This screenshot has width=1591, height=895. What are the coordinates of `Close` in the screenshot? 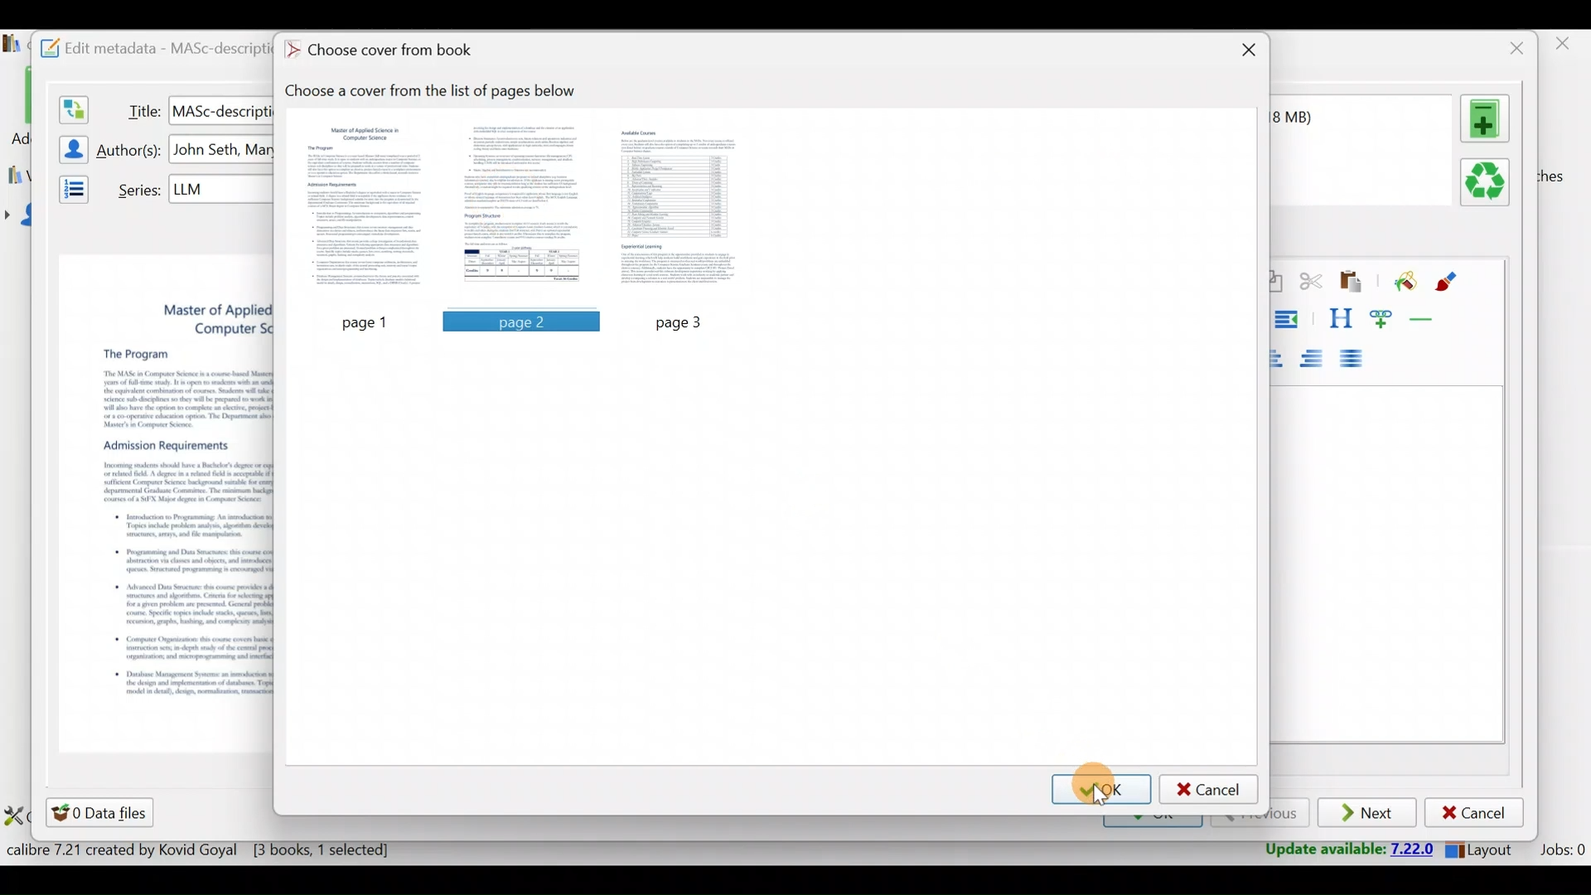 It's located at (1512, 48).